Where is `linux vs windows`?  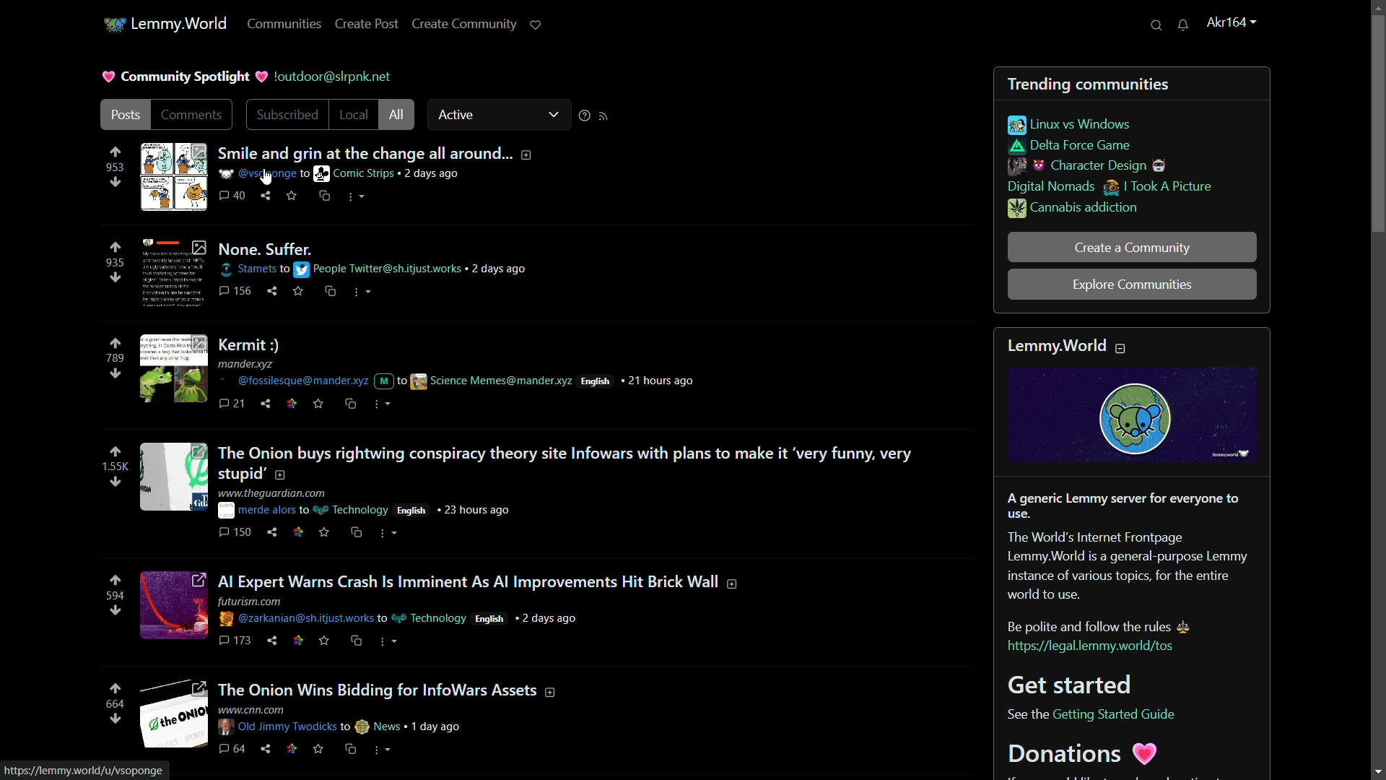
linux vs windows is located at coordinates (1071, 124).